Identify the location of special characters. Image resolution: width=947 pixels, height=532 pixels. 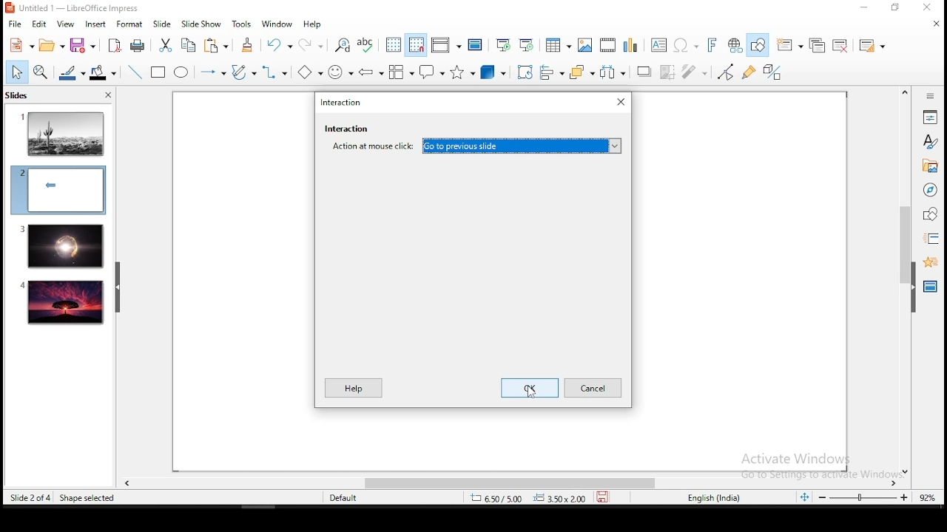
(684, 46).